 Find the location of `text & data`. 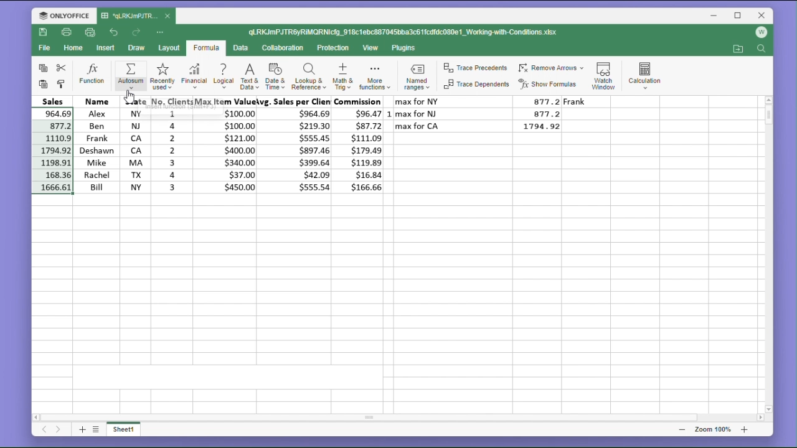

text & data is located at coordinates (248, 76).